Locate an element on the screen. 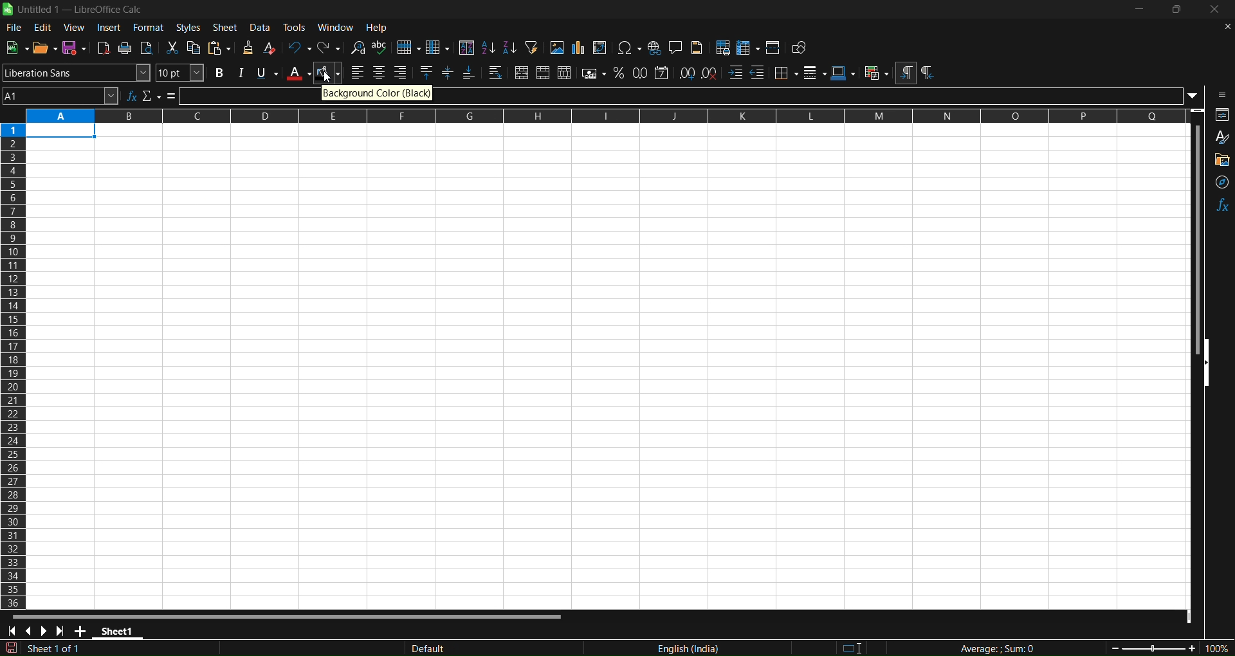 This screenshot has height=656, width=1235. Background color black is located at coordinates (378, 93).